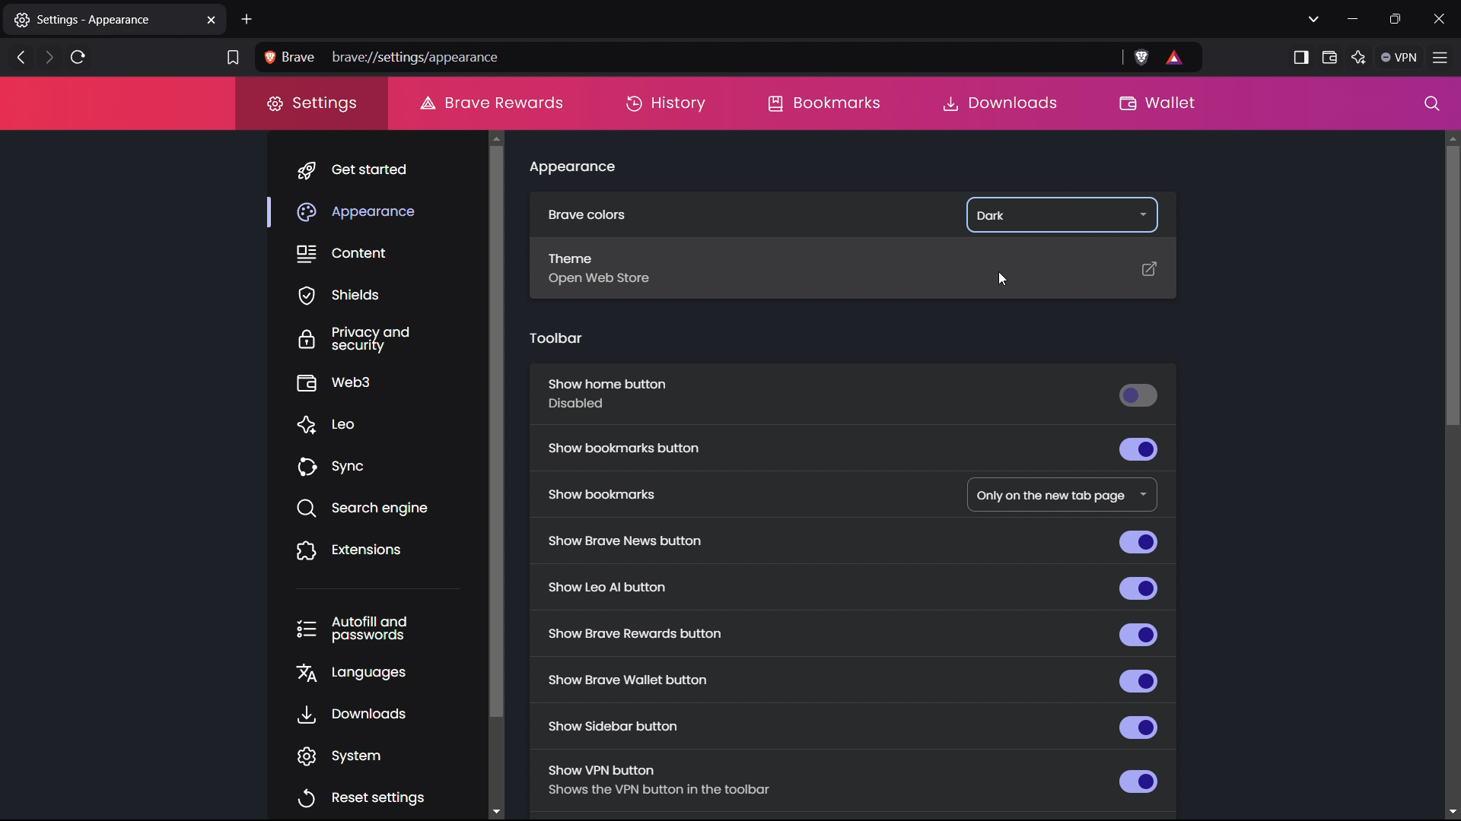 This screenshot has width=1461, height=821. I want to click on brave rewards, so click(491, 103).